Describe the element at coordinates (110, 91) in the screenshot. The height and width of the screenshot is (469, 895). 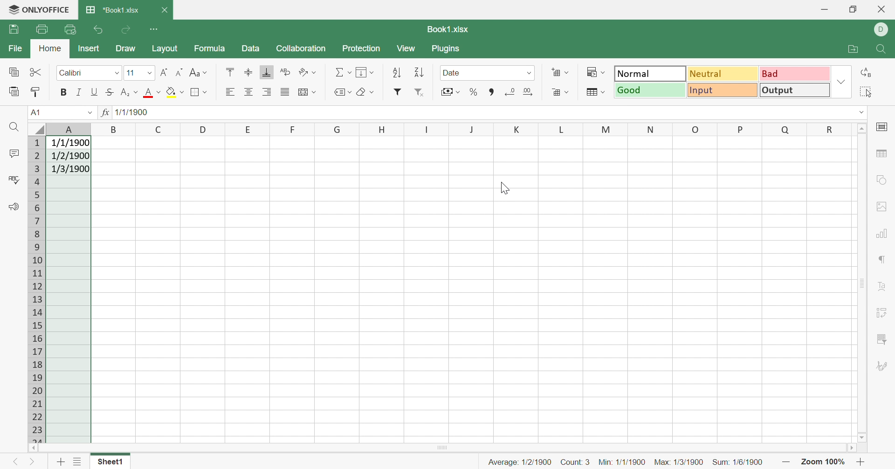
I see `Strikethrough` at that location.